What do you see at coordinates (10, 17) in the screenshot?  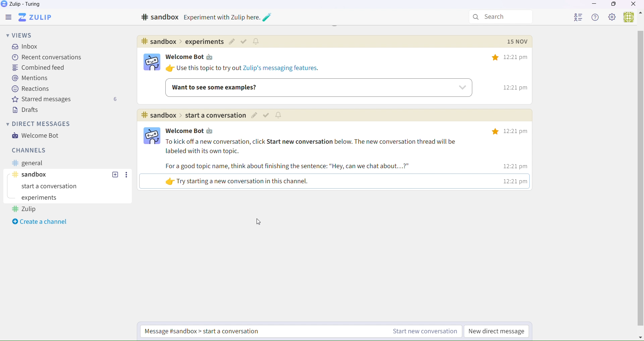 I see `Menu` at bounding box center [10, 17].